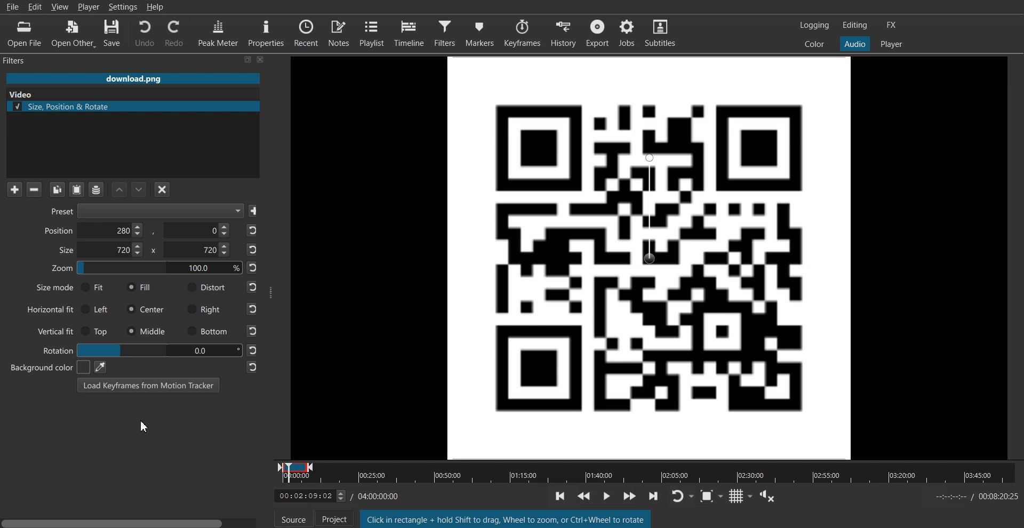 The height and width of the screenshot is (528, 1024). What do you see at coordinates (131, 521) in the screenshot?
I see `Horizontal Scroll bar` at bounding box center [131, 521].